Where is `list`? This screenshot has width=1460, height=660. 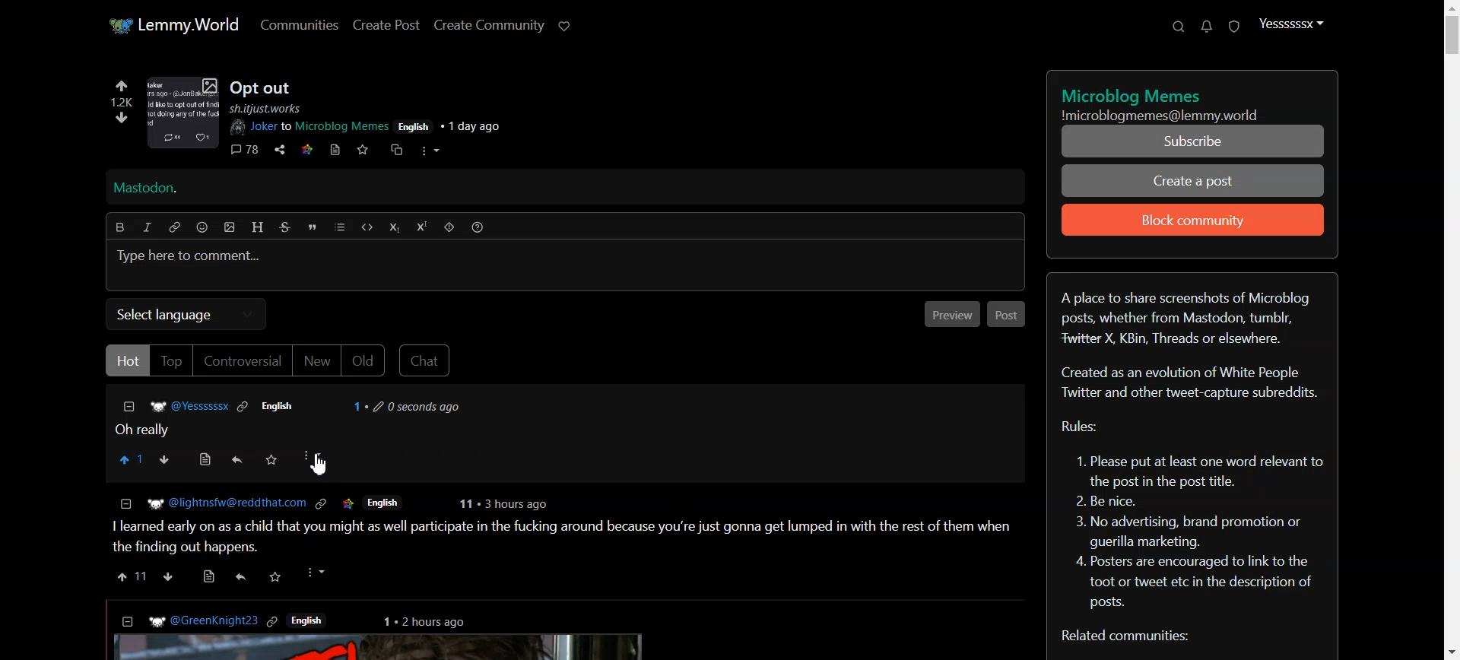 list is located at coordinates (340, 227).